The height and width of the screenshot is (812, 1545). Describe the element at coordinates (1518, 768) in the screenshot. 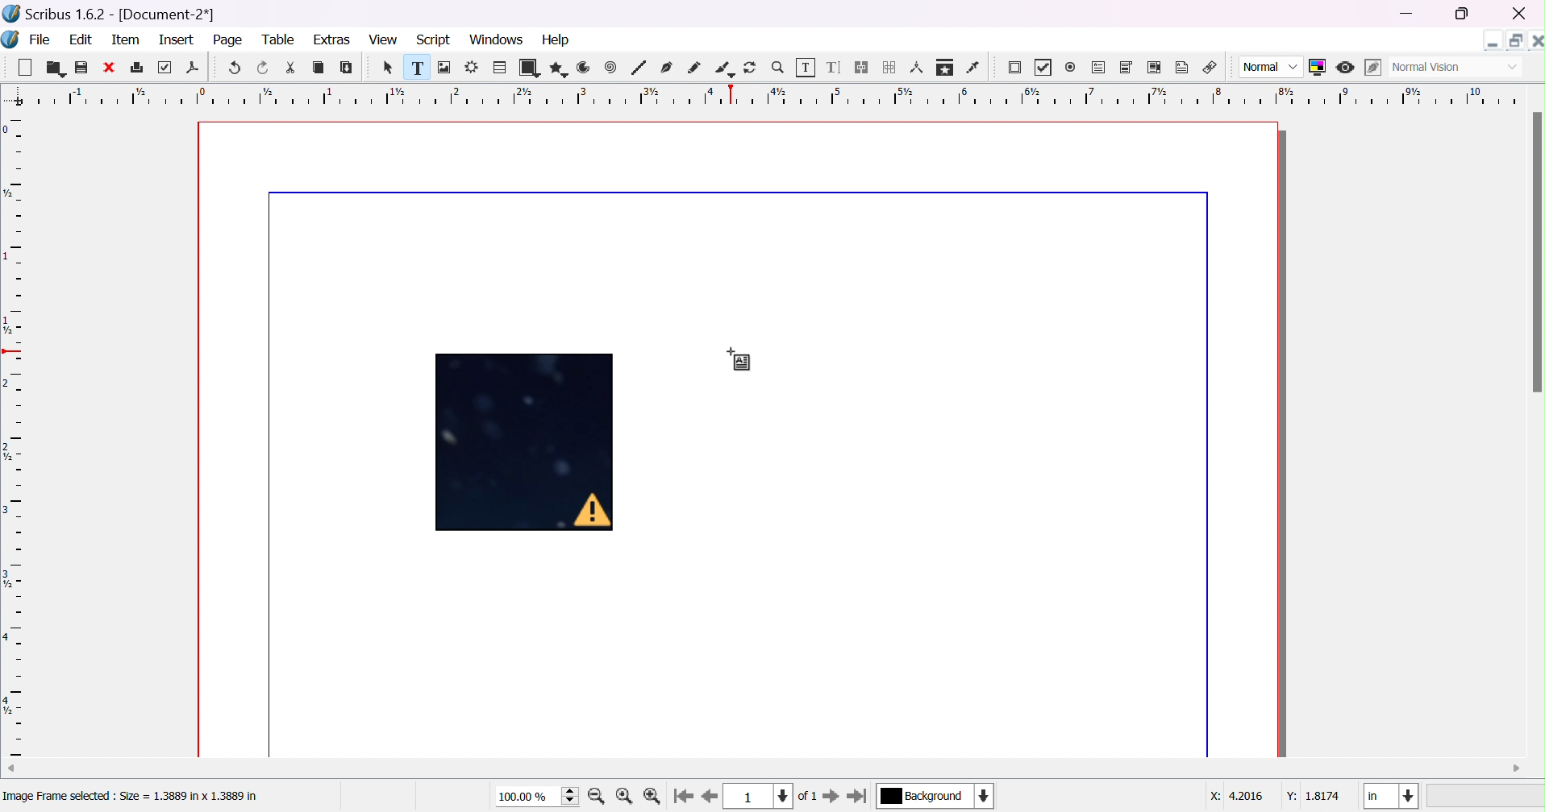

I see `scroll right` at that location.